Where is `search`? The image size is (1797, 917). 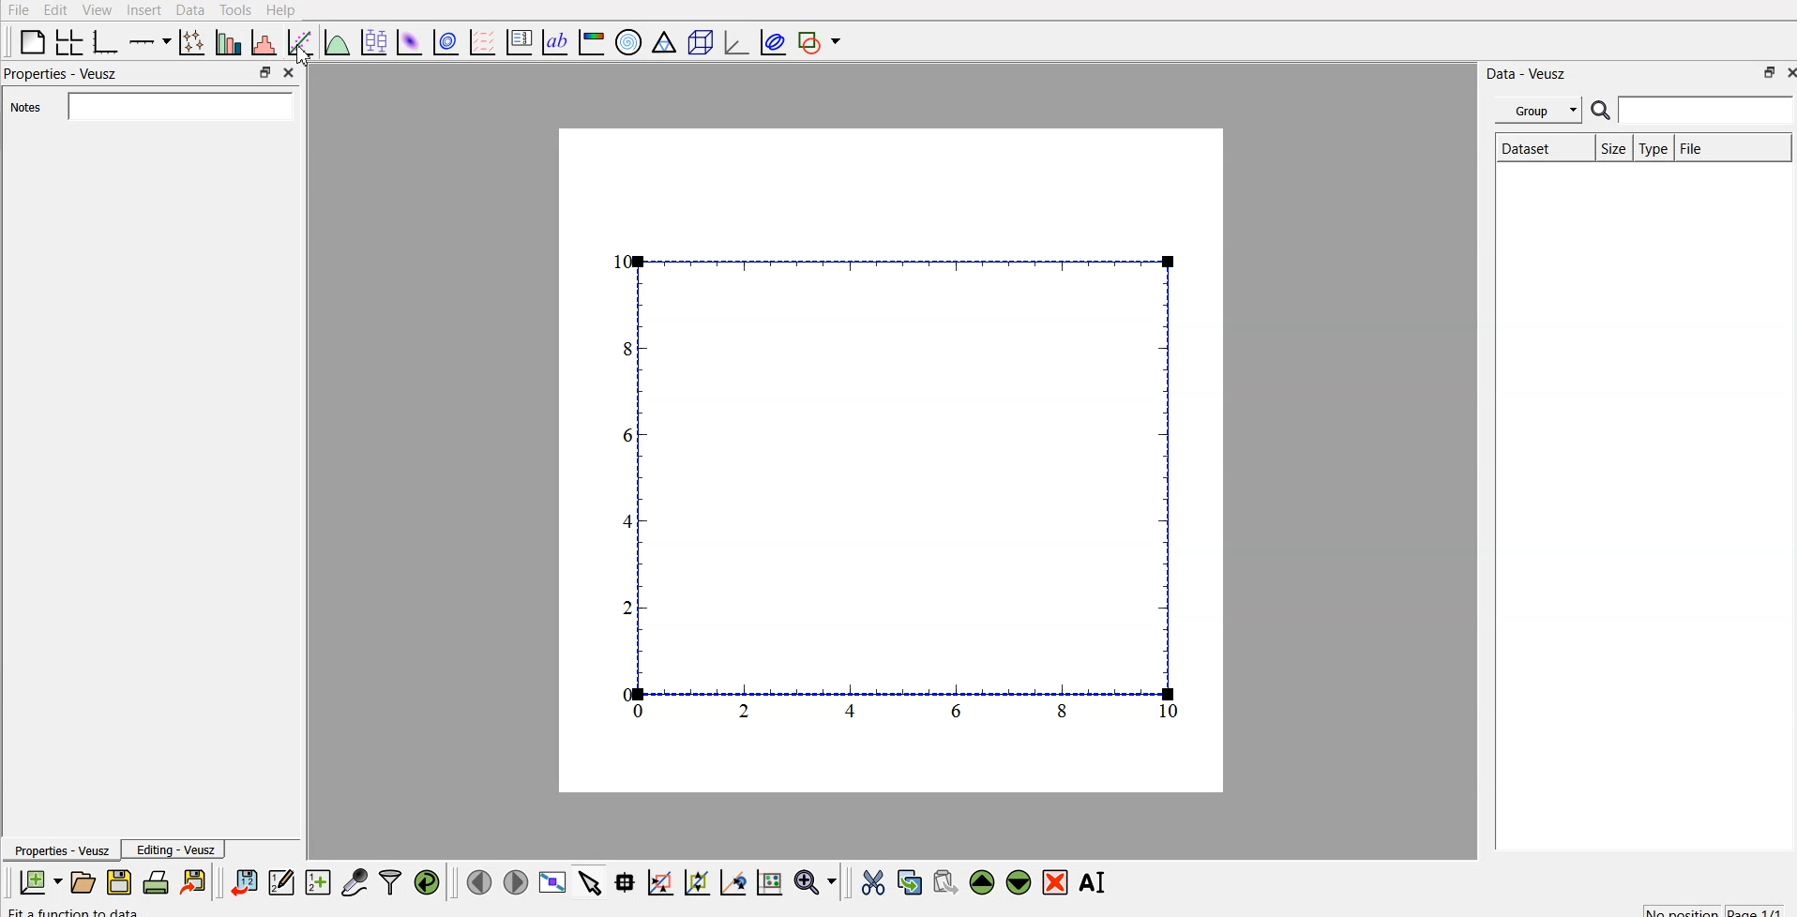 search is located at coordinates (1601, 112).